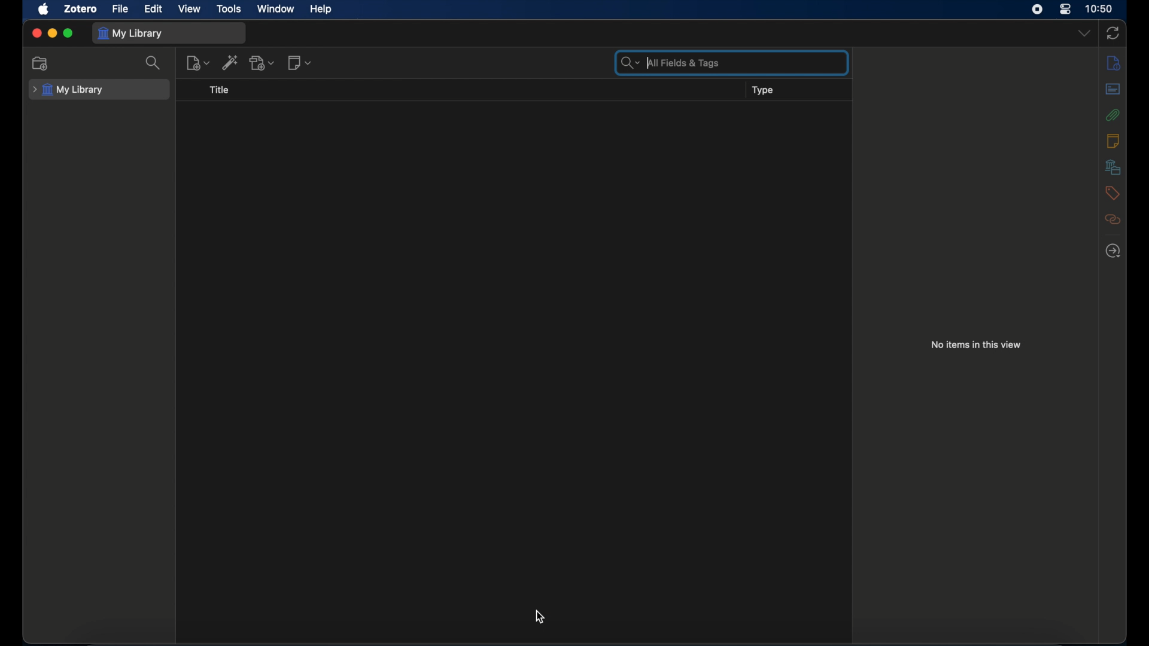  What do you see at coordinates (300, 62) in the screenshot?
I see `new items` at bounding box center [300, 62].